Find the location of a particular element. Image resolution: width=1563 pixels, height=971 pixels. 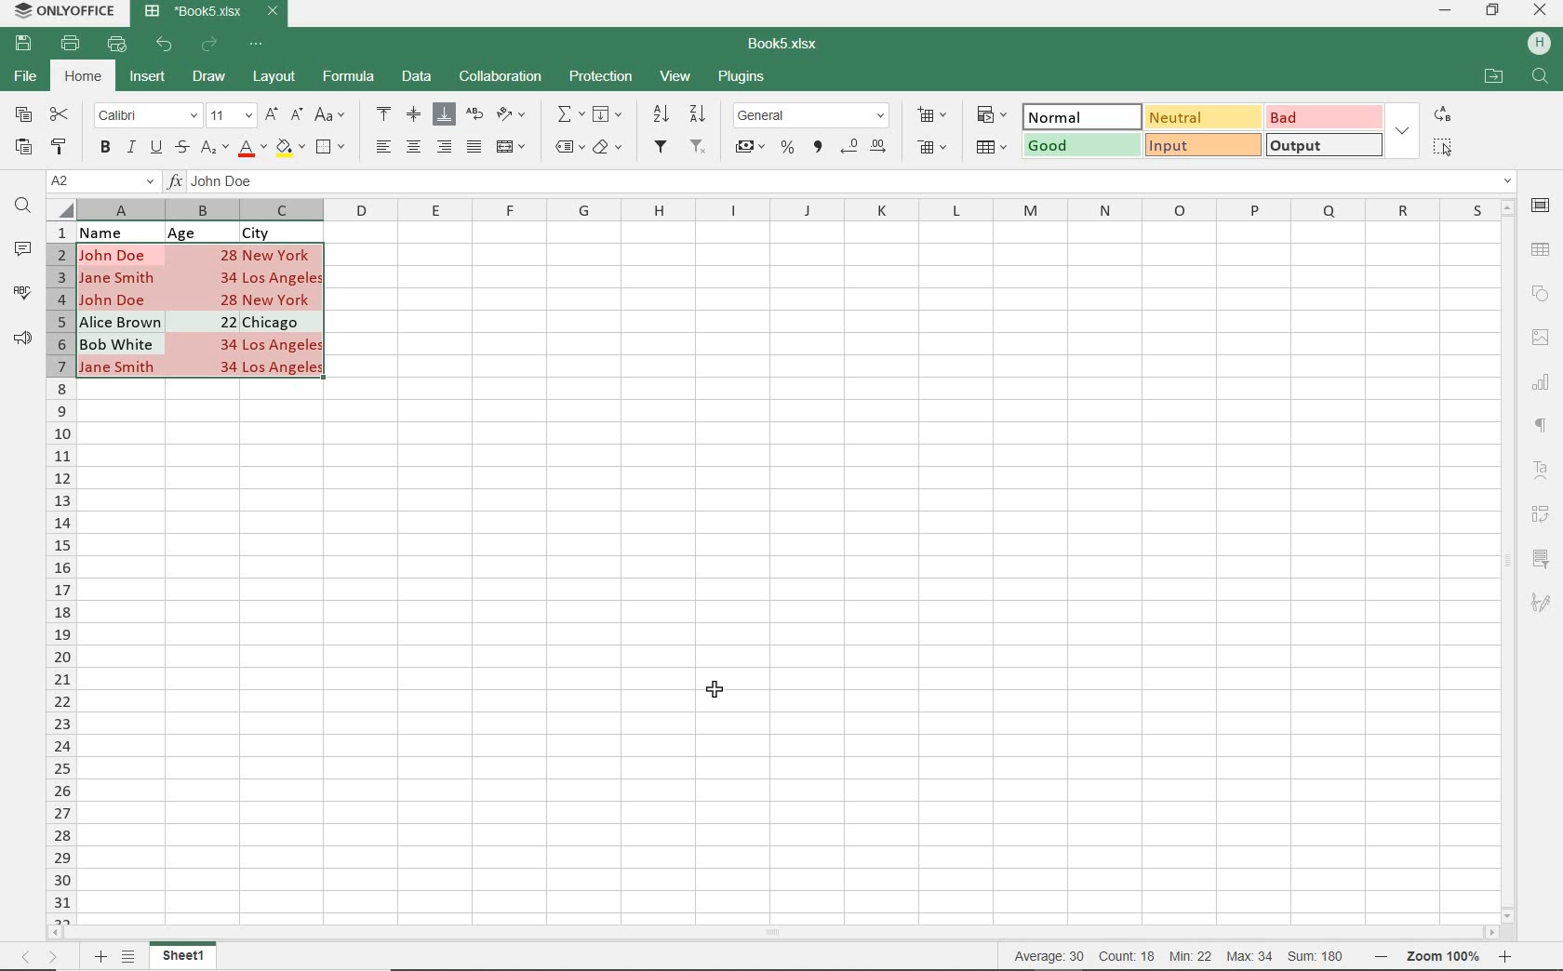

COLLABORATION is located at coordinates (499, 77).